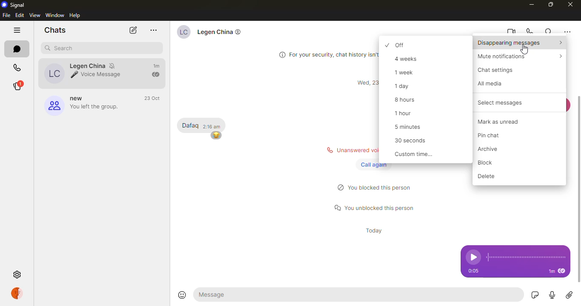  Describe the element at coordinates (414, 155) in the screenshot. I see `custom time` at that location.